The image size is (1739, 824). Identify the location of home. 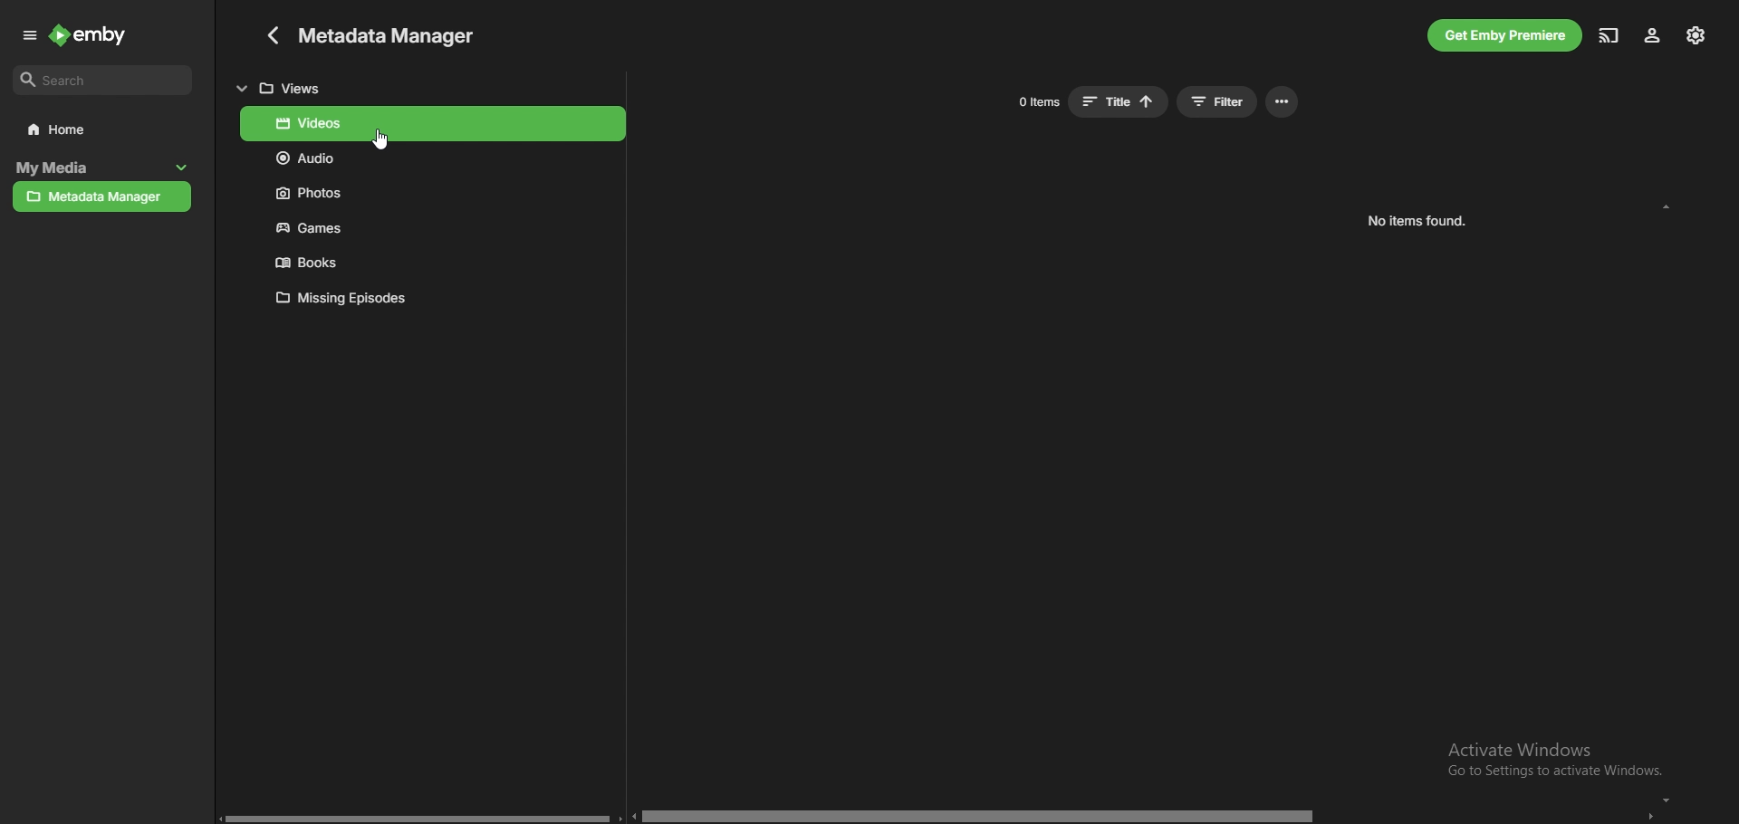
(103, 129).